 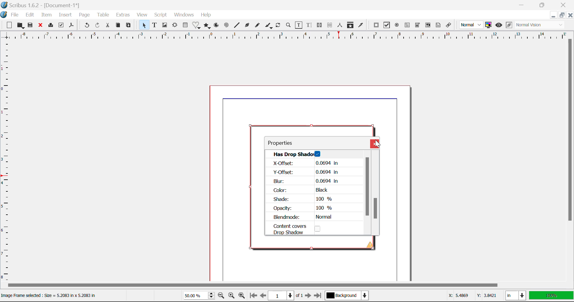 What do you see at coordinates (348, 296) in the screenshot?
I see `Background` at bounding box center [348, 296].